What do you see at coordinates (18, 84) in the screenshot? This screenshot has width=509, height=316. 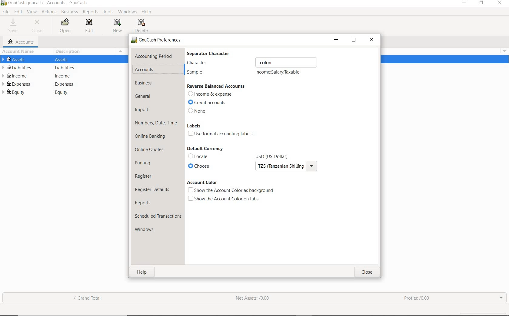 I see `EXPENSES` at bounding box center [18, 84].